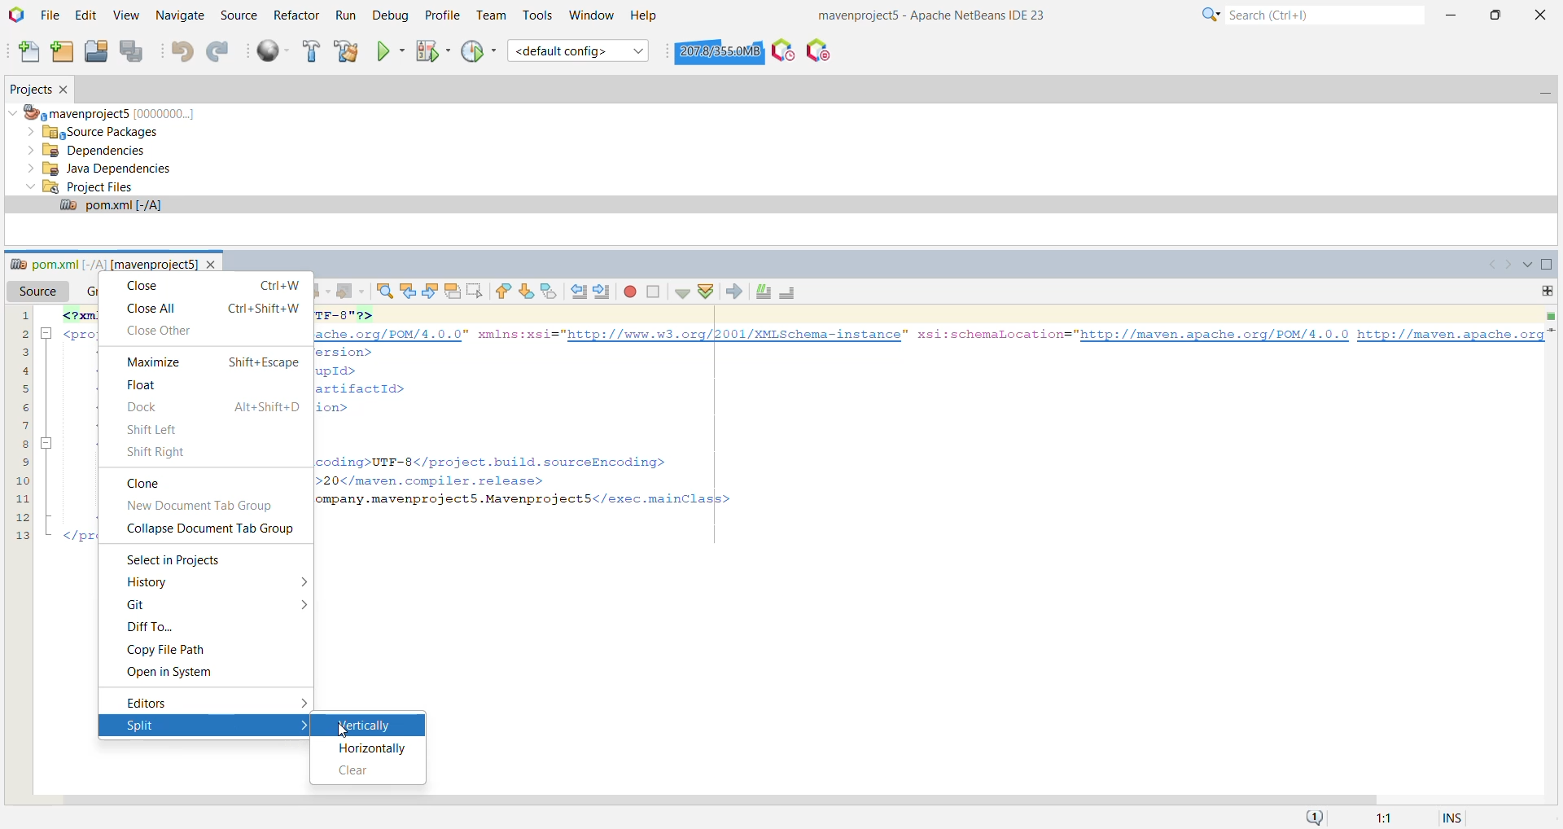  Describe the element at coordinates (579, 50) in the screenshot. I see `Set Project Configuration` at that location.